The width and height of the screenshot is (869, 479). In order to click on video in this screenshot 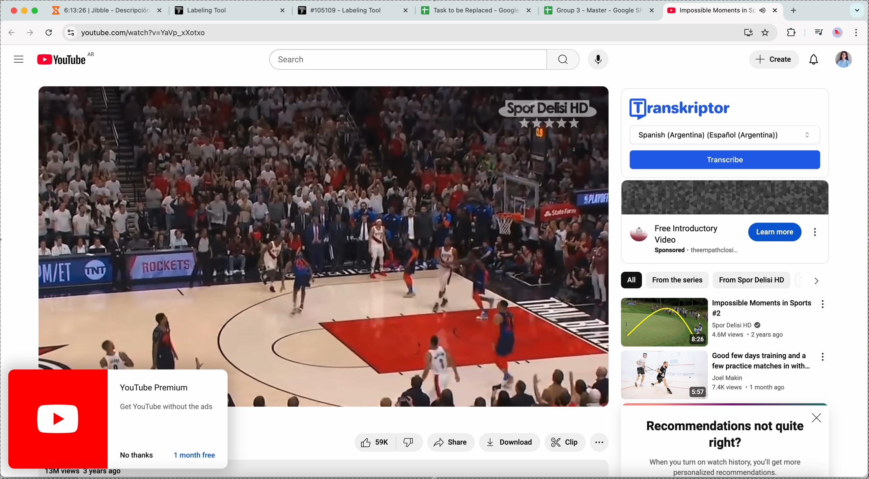, I will do `click(324, 226)`.